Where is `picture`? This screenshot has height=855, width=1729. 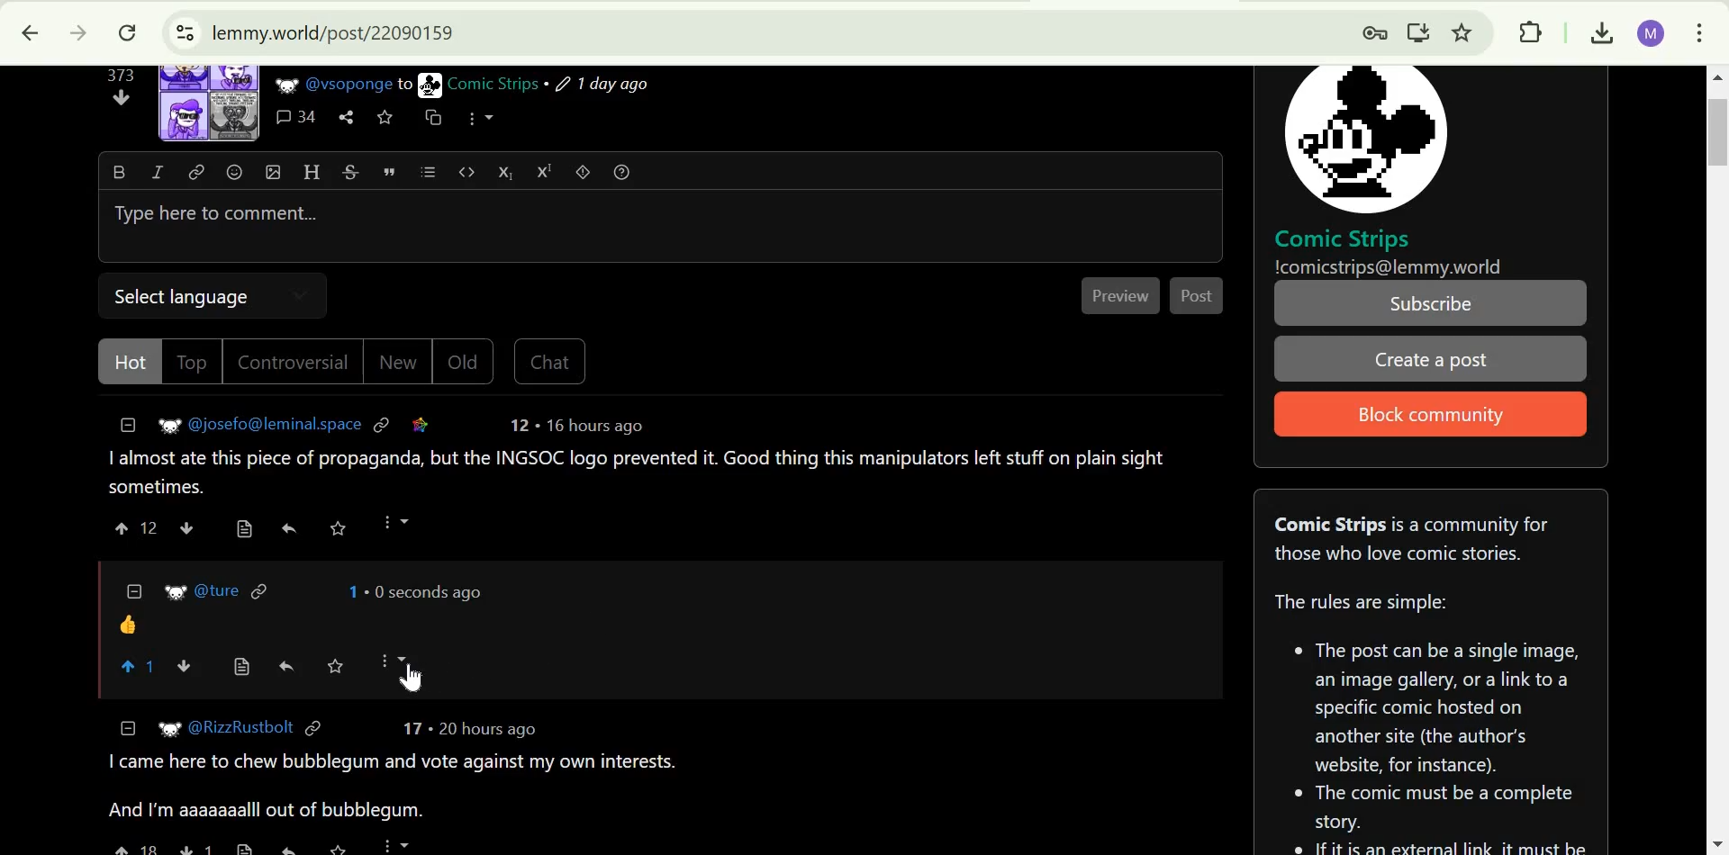 picture is located at coordinates (430, 85).